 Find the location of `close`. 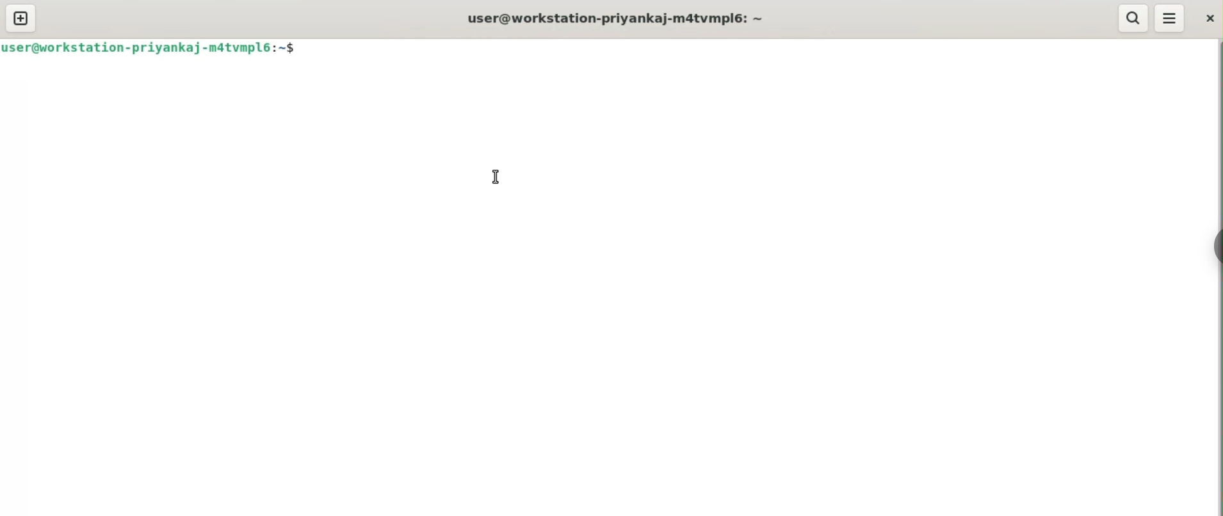

close is located at coordinates (1209, 20).